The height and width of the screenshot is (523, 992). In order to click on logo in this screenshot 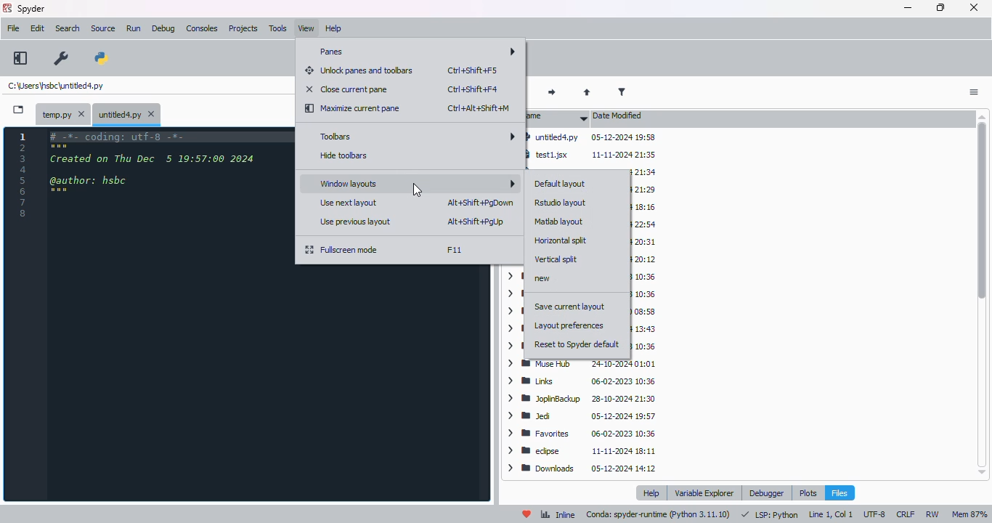, I will do `click(7, 8)`.